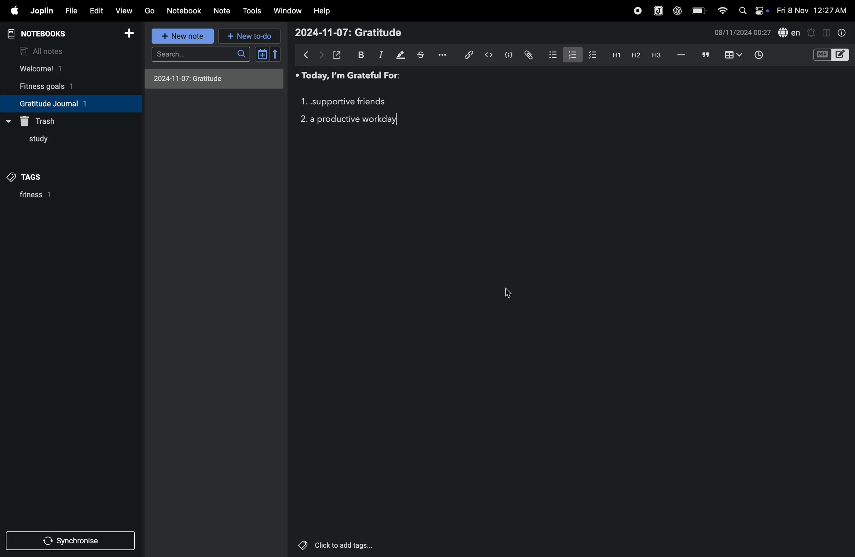  What do you see at coordinates (33, 141) in the screenshot?
I see `study` at bounding box center [33, 141].